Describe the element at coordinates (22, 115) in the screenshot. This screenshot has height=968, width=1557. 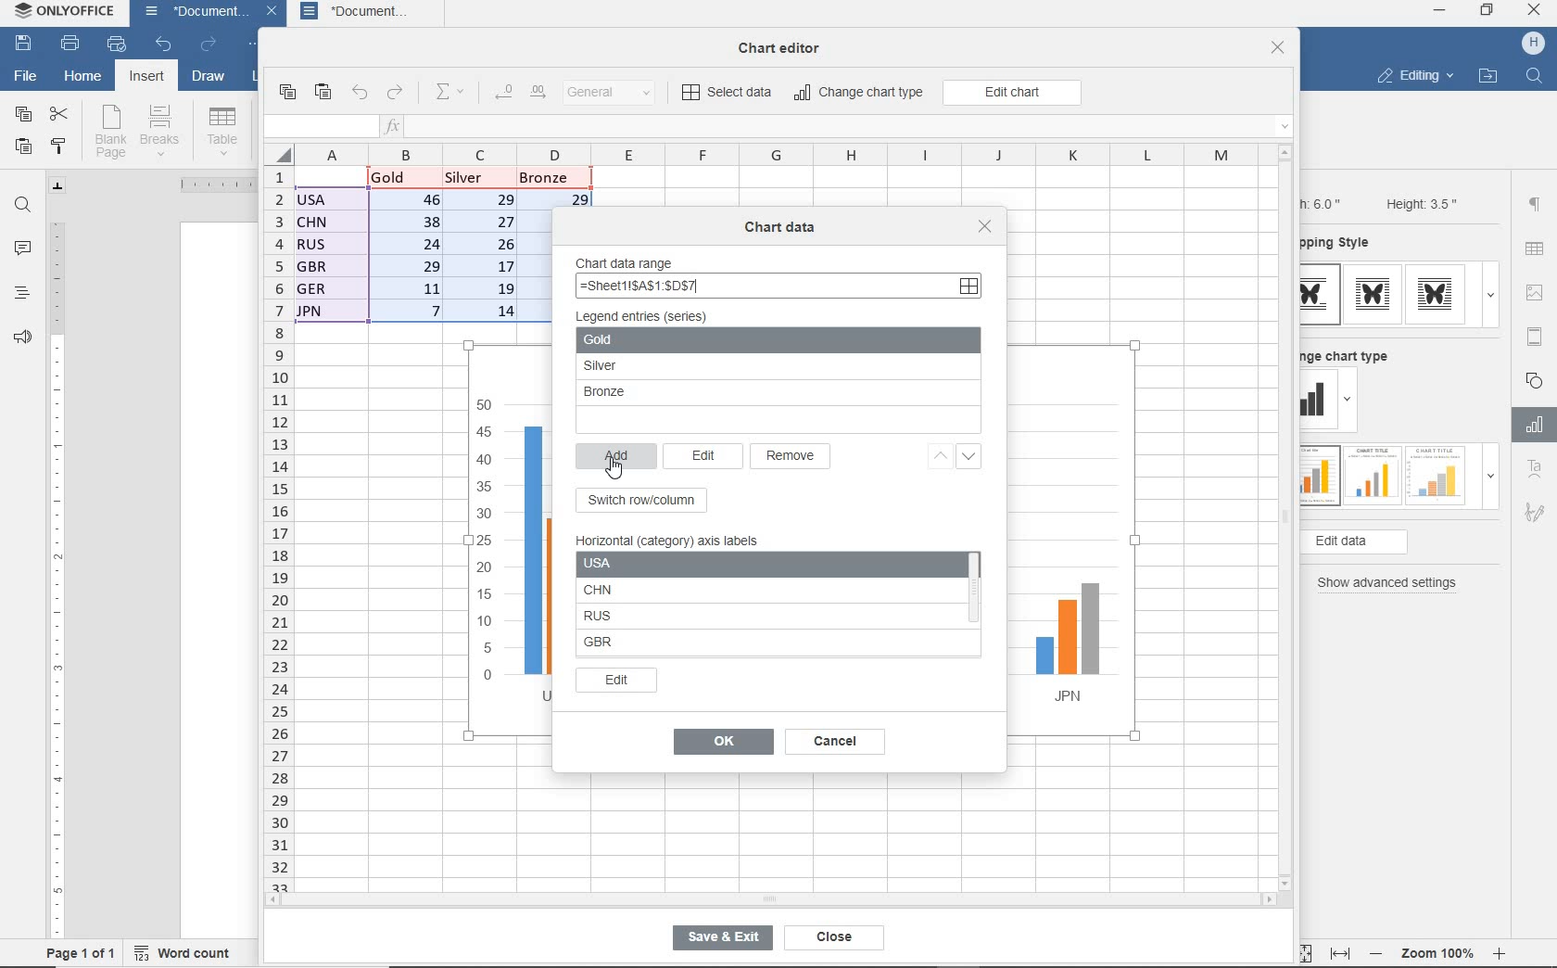
I see `copy` at that location.